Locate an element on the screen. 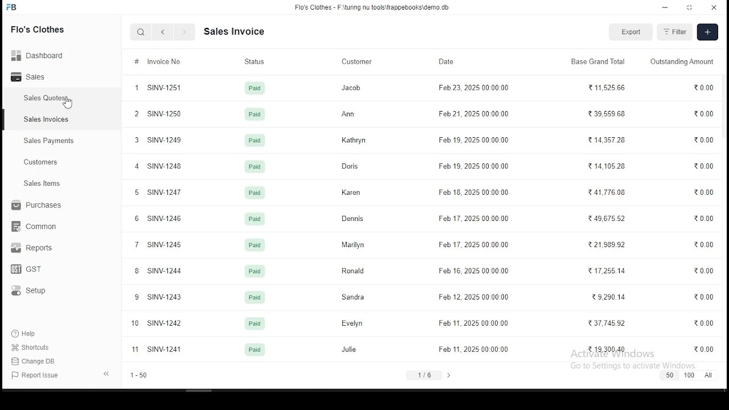 The height and width of the screenshot is (410, 729). setup is located at coordinates (38, 291).